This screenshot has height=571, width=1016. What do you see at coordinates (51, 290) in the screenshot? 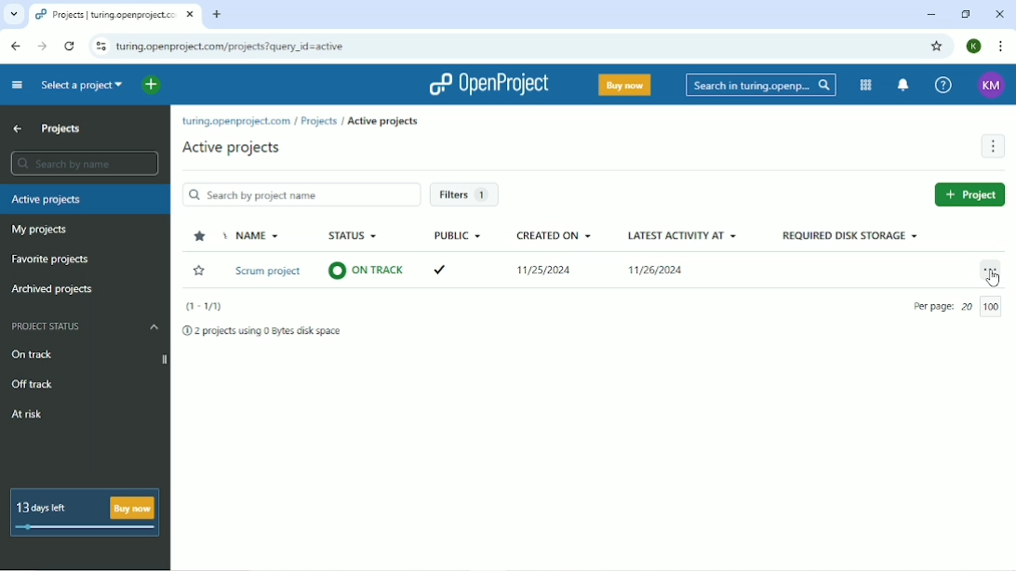
I see `Archived projects` at bounding box center [51, 290].